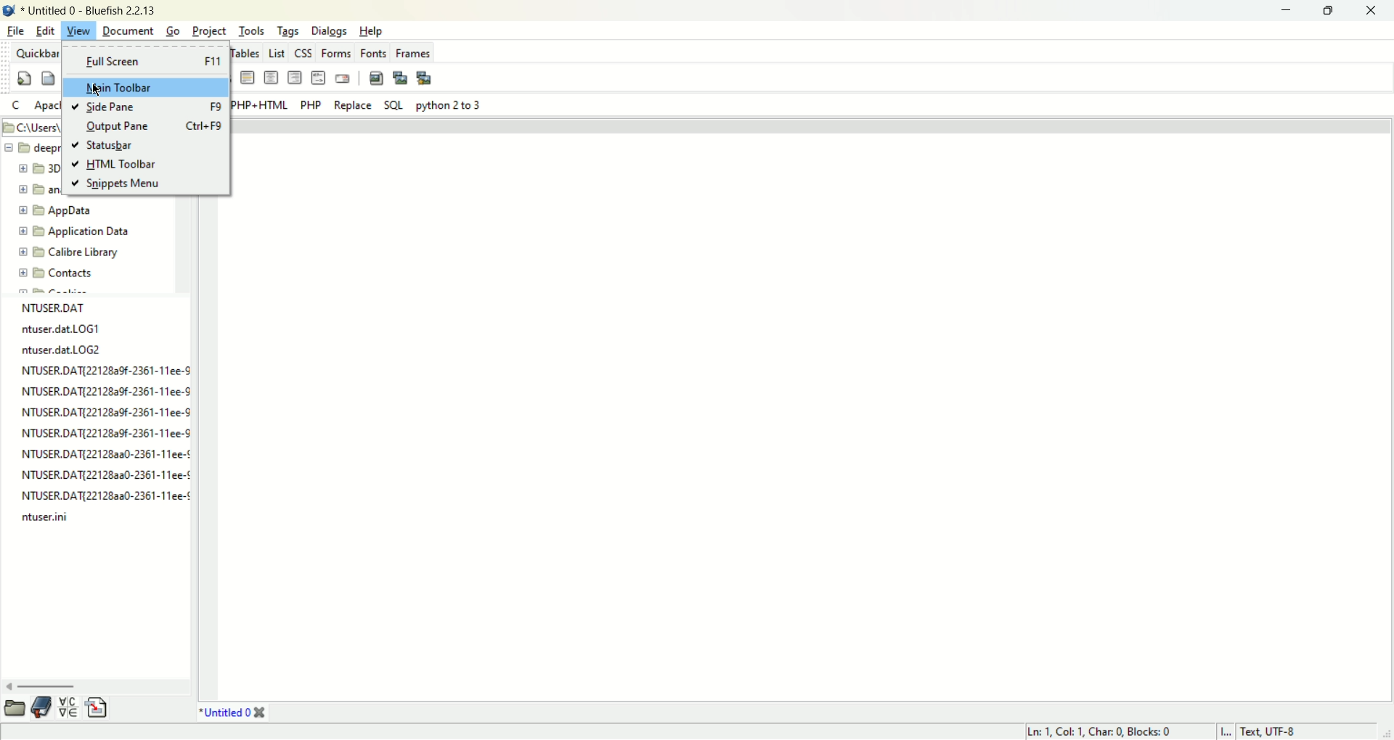 This screenshot has width=1394, height=740. What do you see at coordinates (105, 145) in the screenshot?
I see `status bar` at bounding box center [105, 145].